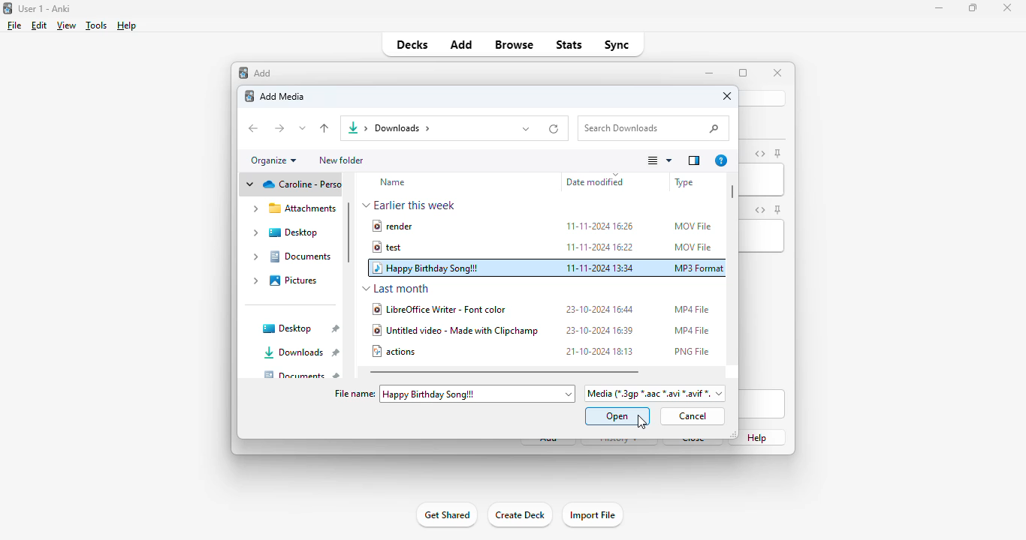 The width and height of the screenshot is (1026, 540). Describe the element at coordinates (301, 373) in the screenshot. I see `documents` at that location.